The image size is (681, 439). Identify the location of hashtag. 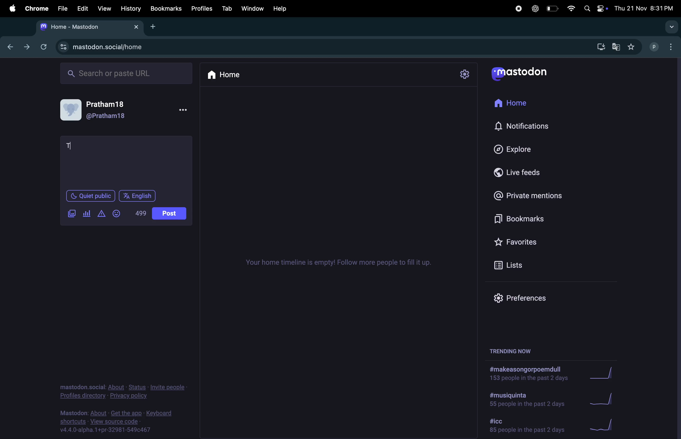
(527, 372).